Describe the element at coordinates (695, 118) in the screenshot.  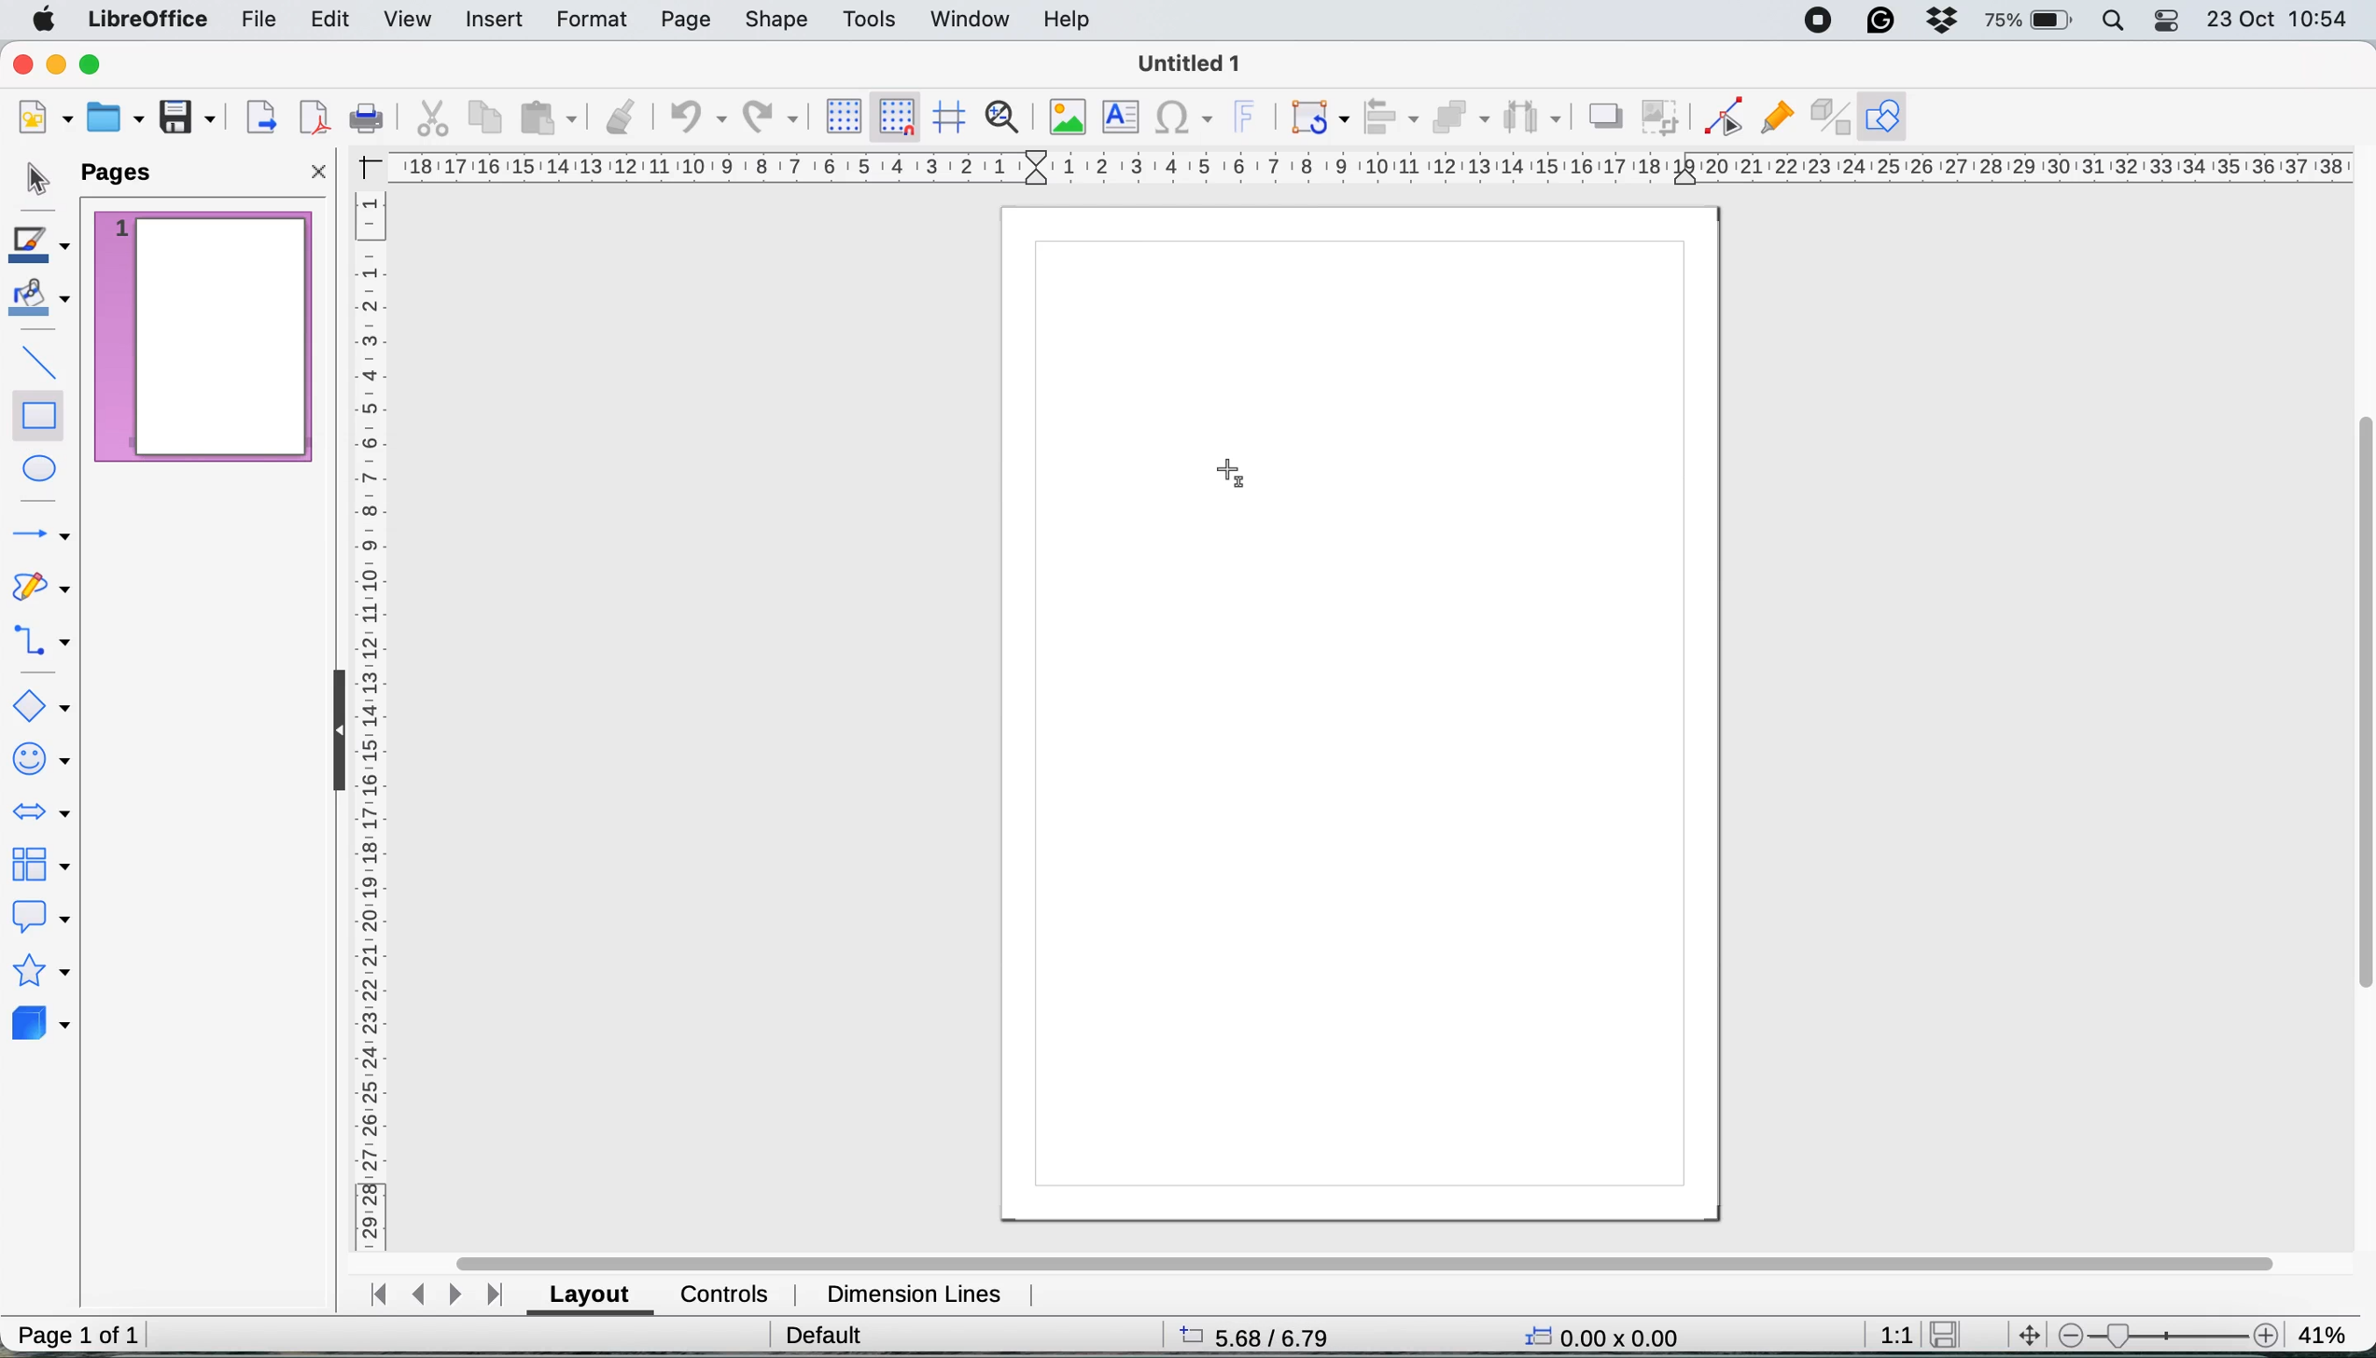
I see `undo` at that location.